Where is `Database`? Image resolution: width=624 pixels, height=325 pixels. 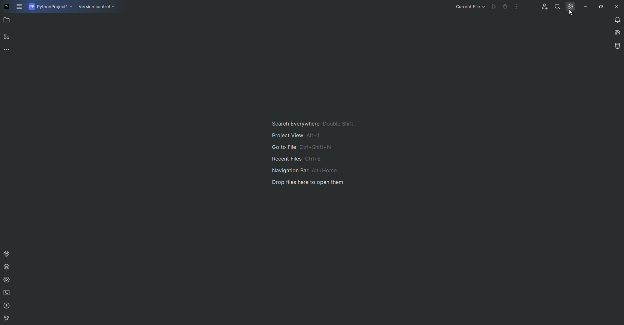 Database is located at coordinates (617, 46).